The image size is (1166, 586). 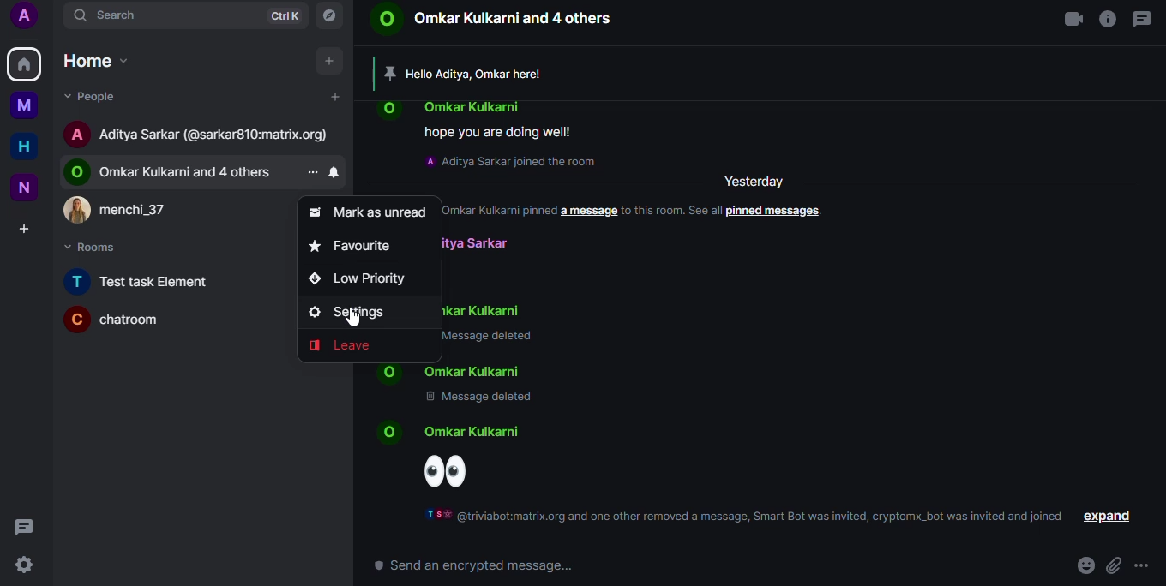 What do you see at coordinates (474, 566) in the screenshot?
I see ` Send an encrypted message...` at bounding box center [474, 566].